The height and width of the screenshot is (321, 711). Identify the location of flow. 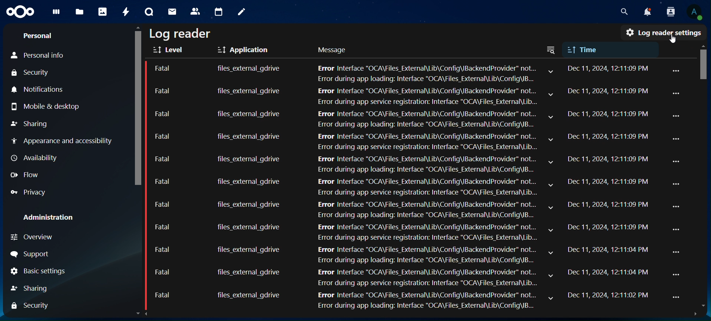
(26, 175).